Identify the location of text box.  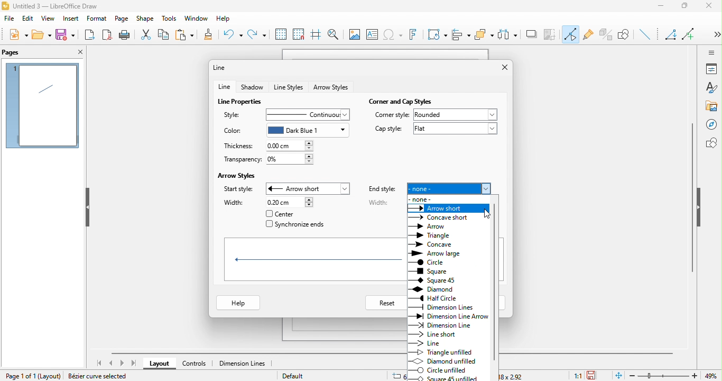
(373, 36).